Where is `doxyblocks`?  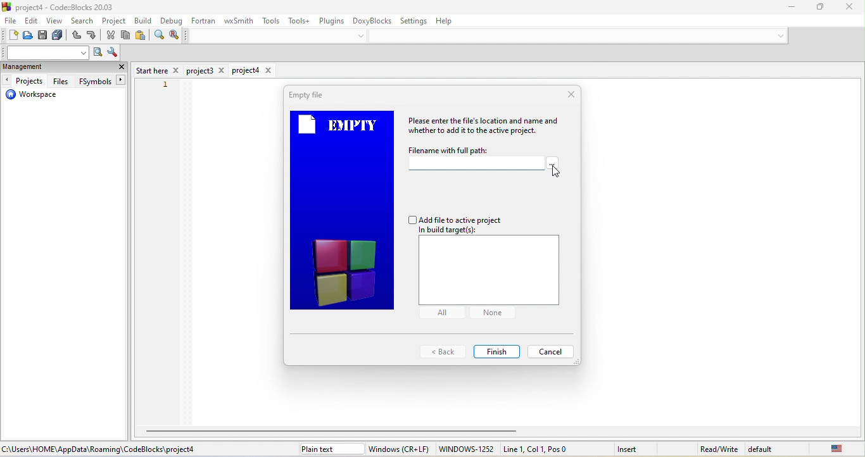
doxyblocks is located at coordinates (372, 20).